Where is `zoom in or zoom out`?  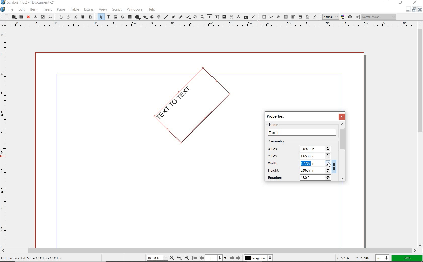 zoom in or zoom out is located at coordinates (202, 17).